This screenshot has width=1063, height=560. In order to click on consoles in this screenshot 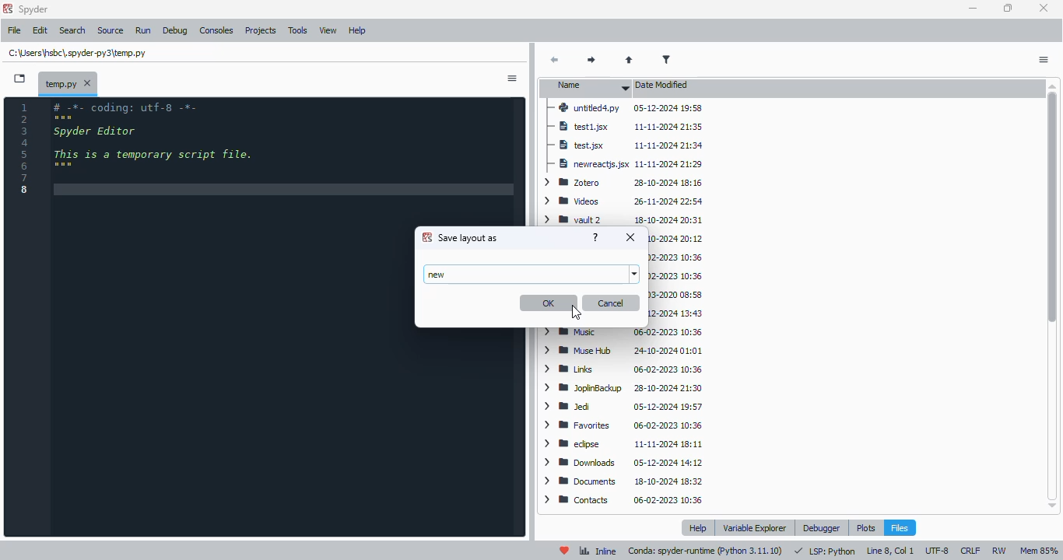, I will do `click(217, 30)`.